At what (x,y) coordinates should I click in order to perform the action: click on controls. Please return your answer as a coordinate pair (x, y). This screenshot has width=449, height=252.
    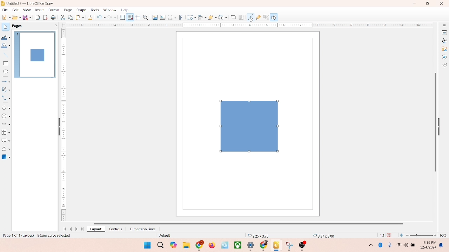
    Looking at the image, I should click on (114, 229).